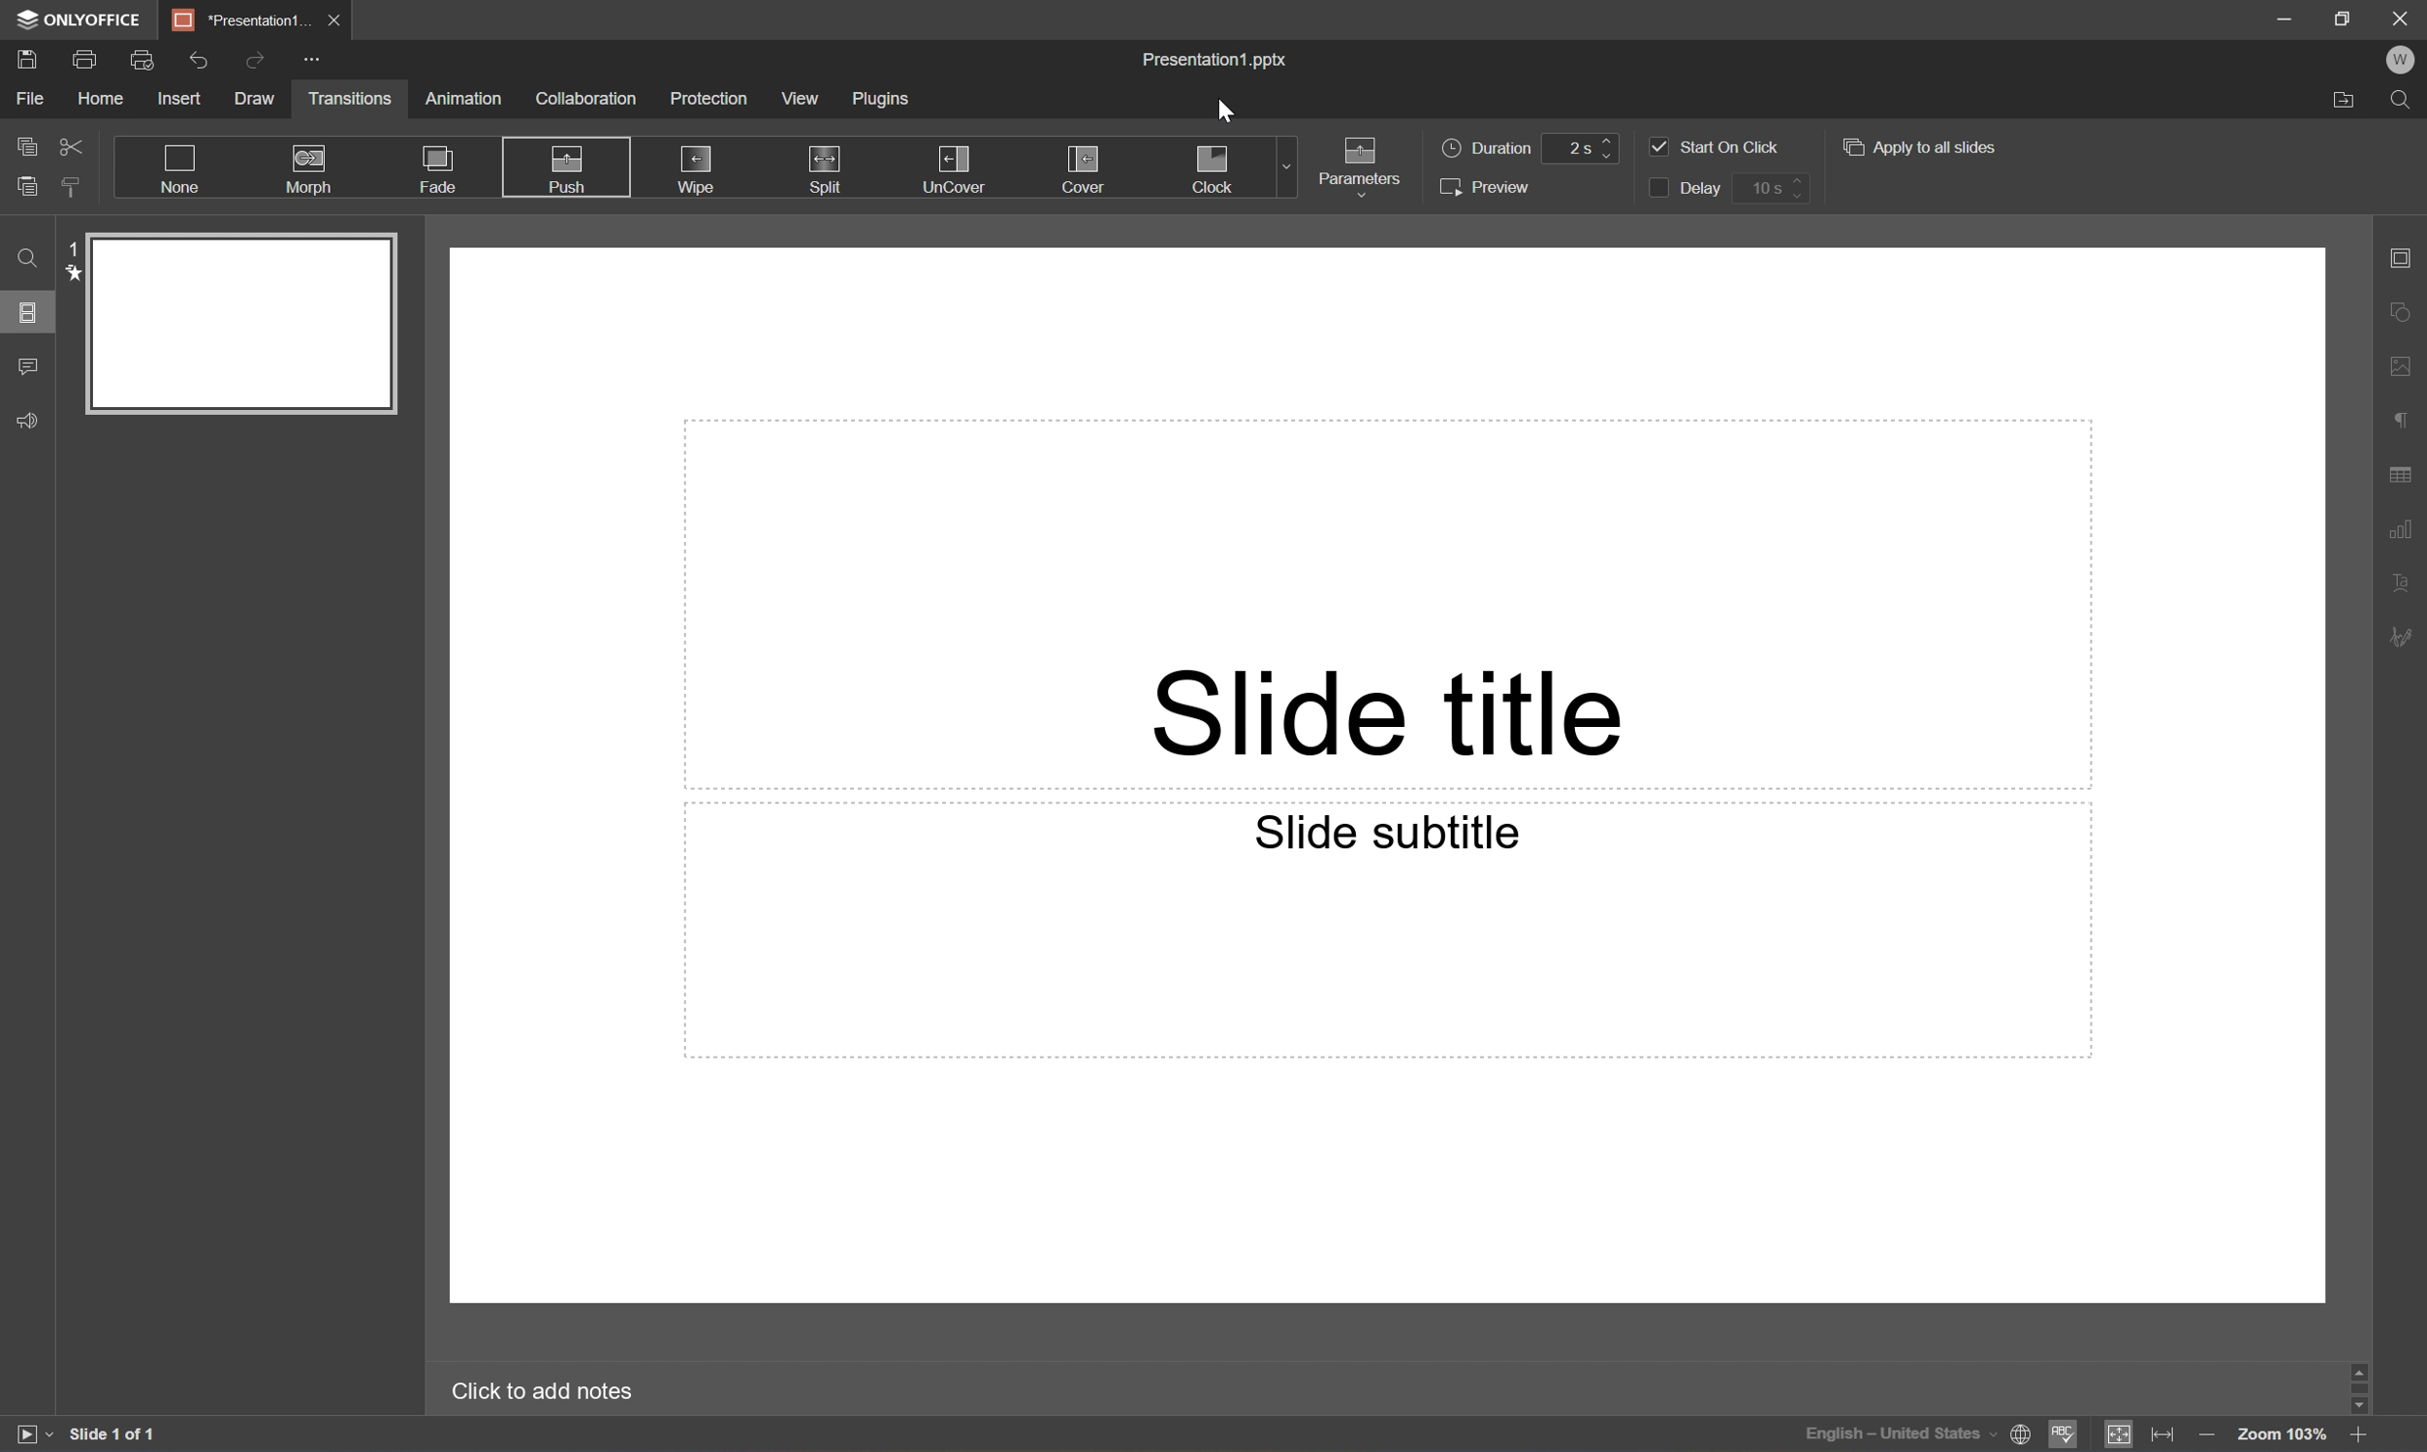 This screenshot has width=2427, height=1452. I want to click on Cover, so click(1088, 167).